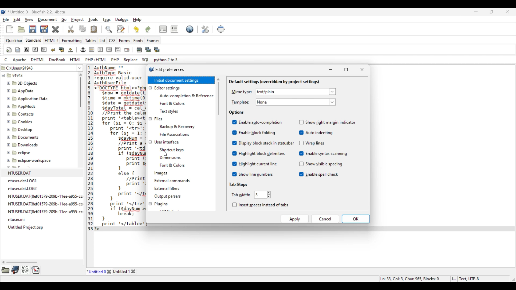 The width and height of the screenshot is (516, 290). Describe the element at coordinates (169, 29) in the screenshot. I see `Indentation` at that location.